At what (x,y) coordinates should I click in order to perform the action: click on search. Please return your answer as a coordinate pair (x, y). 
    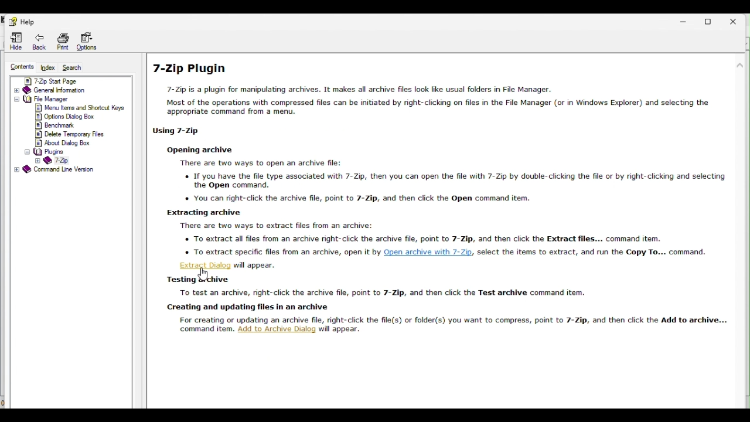
    Looking at the image, I should click on (77, 69).